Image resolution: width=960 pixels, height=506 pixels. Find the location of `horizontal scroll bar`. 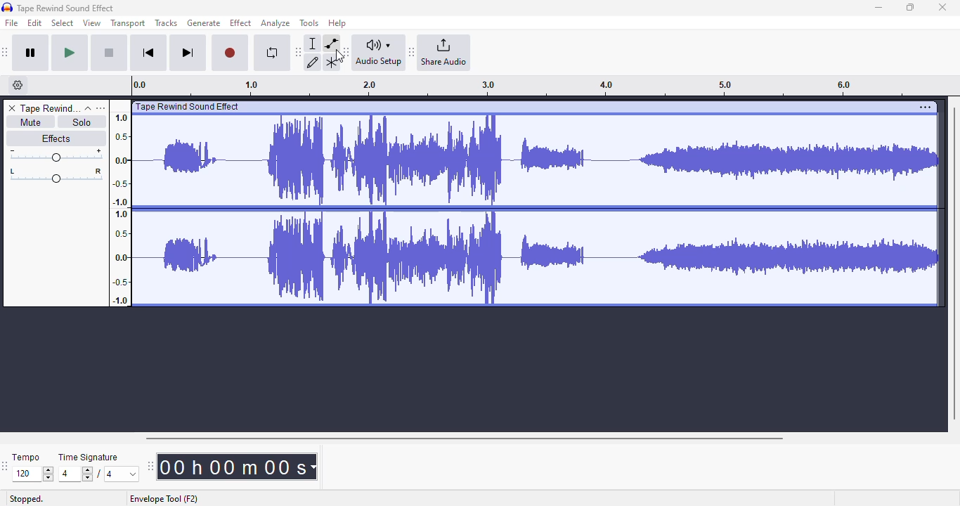

horizontal scroll bar is located at coordinates (464, 438).